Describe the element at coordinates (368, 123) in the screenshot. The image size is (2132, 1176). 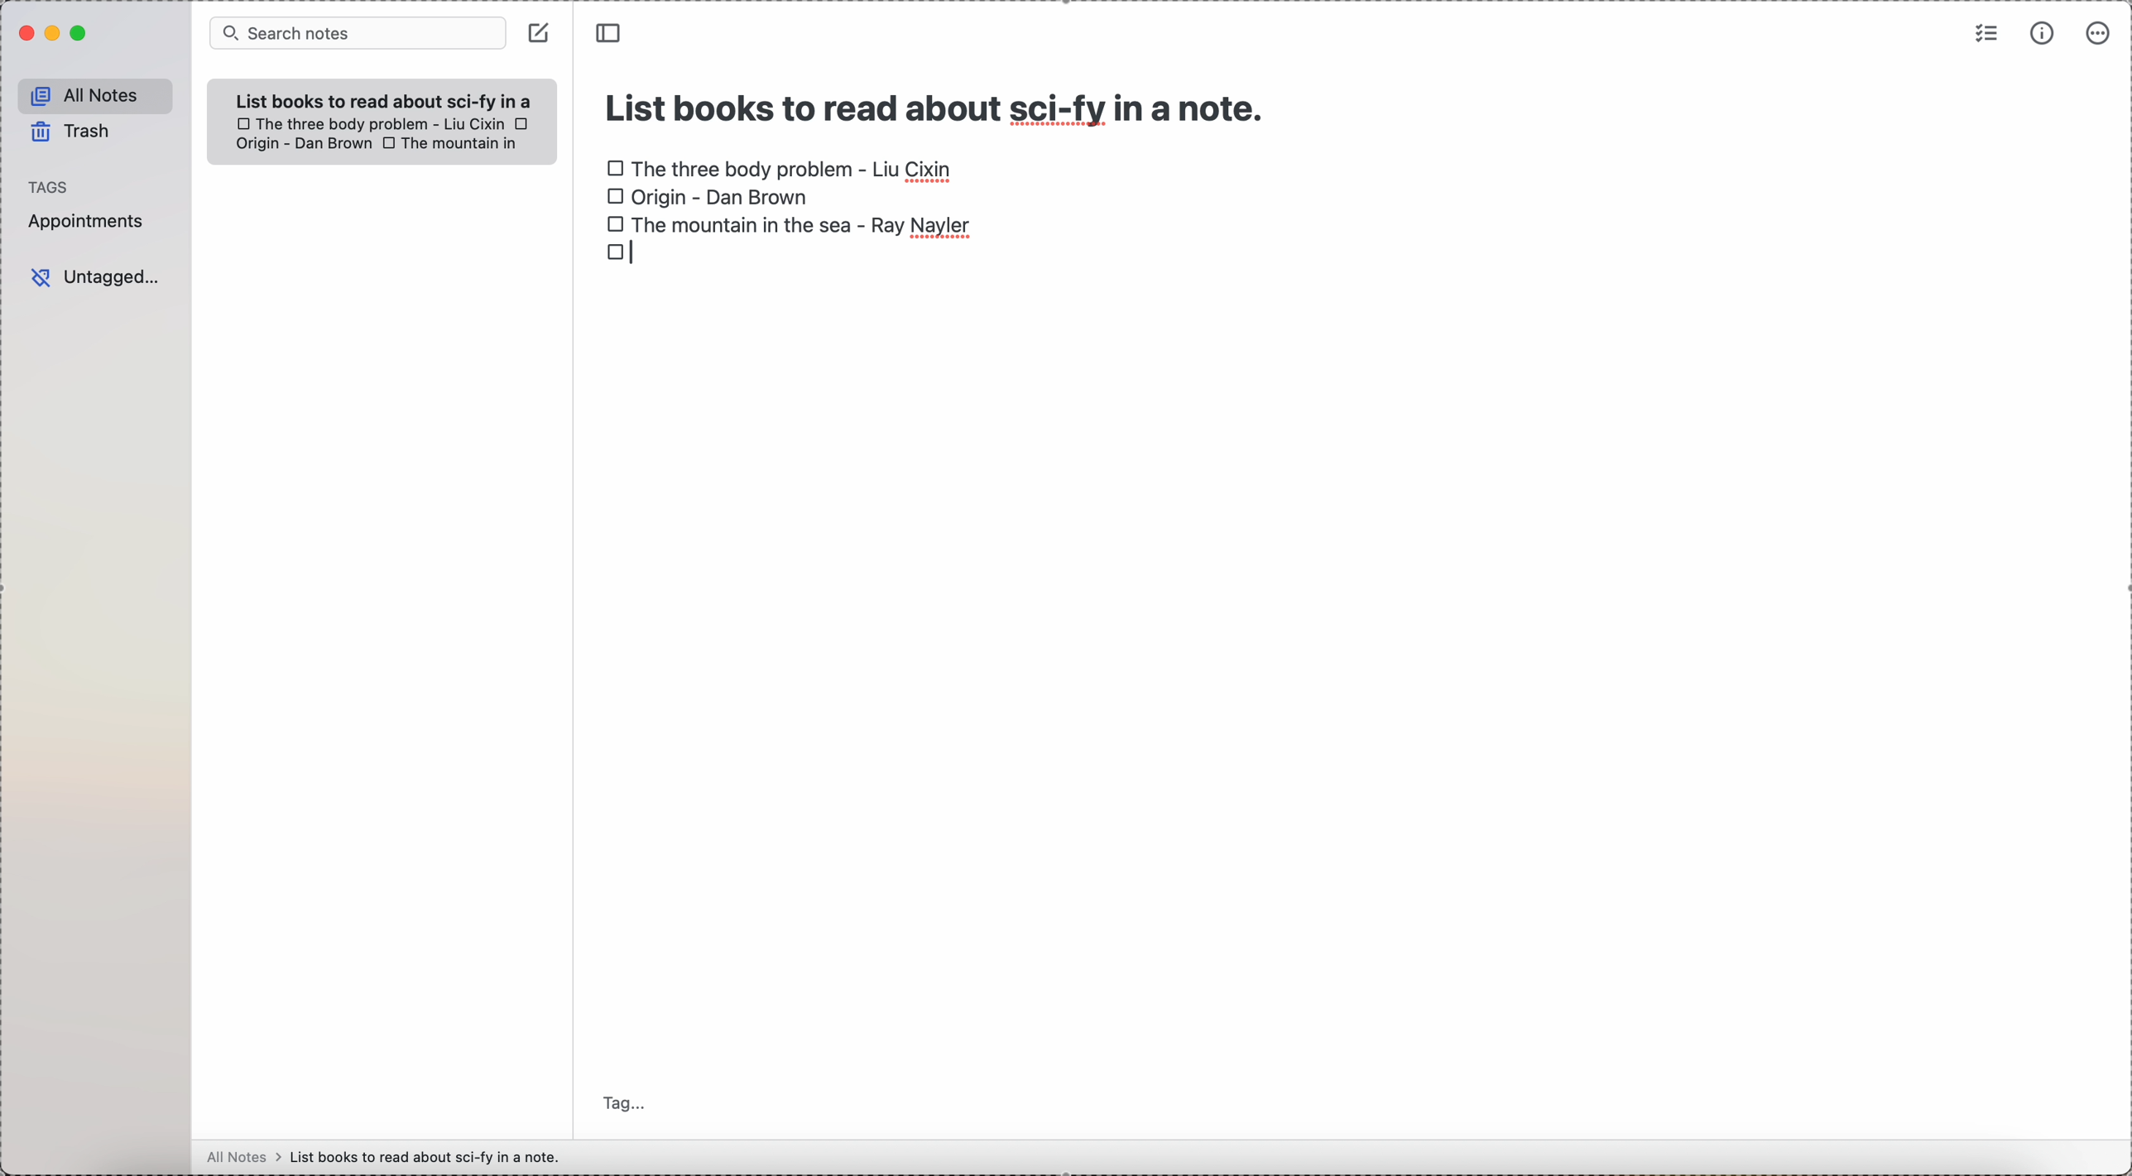
I see `checkbox The Three body problem - Liu Cixin book` at that location.